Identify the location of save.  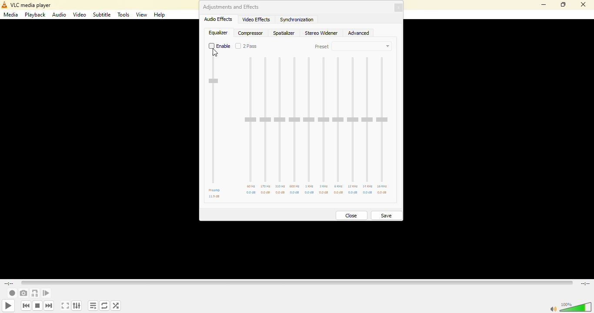
(387, 214).